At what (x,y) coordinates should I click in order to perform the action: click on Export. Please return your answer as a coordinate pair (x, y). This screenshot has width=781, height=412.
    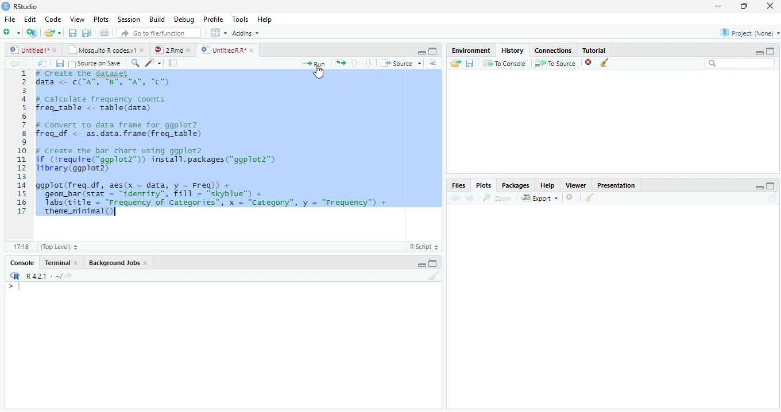
    Looking at the image, I should click on (539, 198).